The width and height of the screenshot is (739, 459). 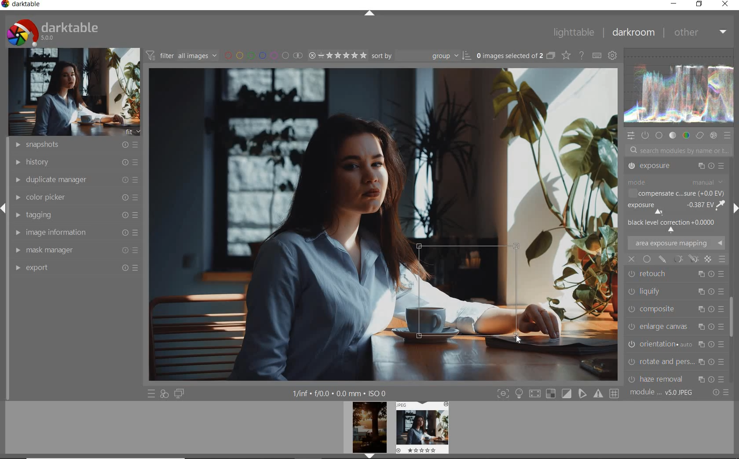 What do you see at coordinates (677, 289) in the screenshot?
I see `ORIENTATION` at bounding box center [677, 289].